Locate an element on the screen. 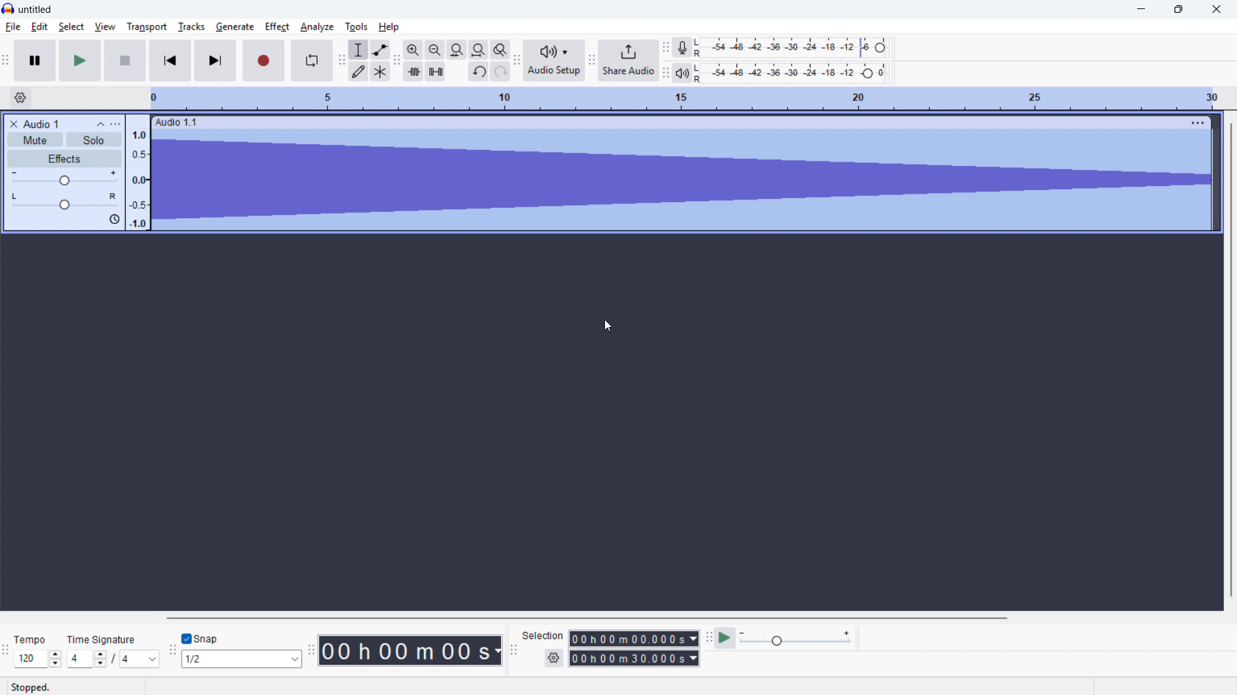 This screenshot has width=1237, height=695. Record  is located at coordinates (264, 60).